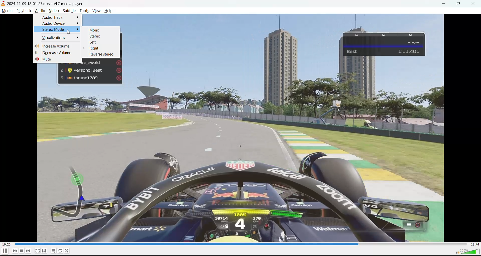 This screenshot has width=481, height=256. I want to click on tarunn1289, so click(90, 78).